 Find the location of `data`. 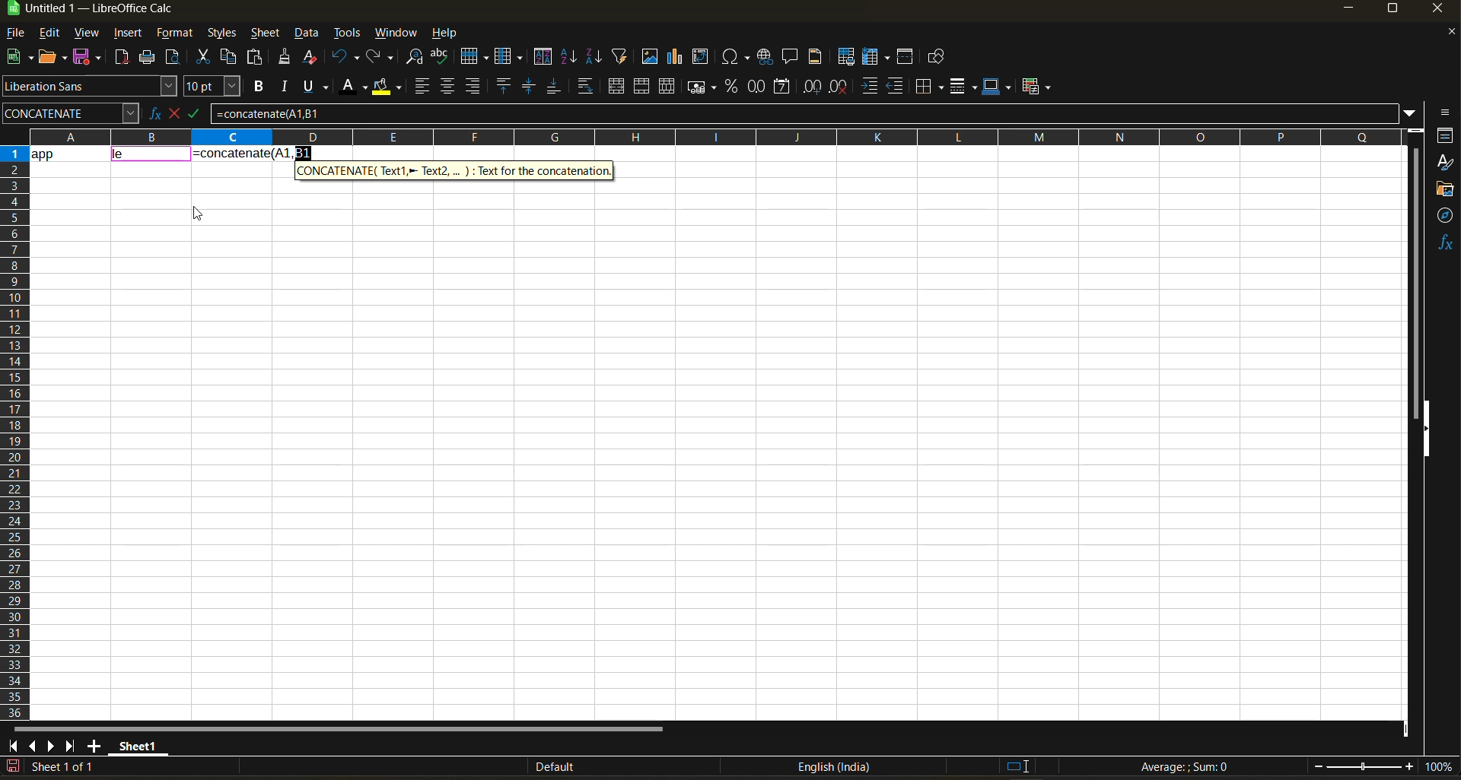

data is located at coordinates (69, 152).